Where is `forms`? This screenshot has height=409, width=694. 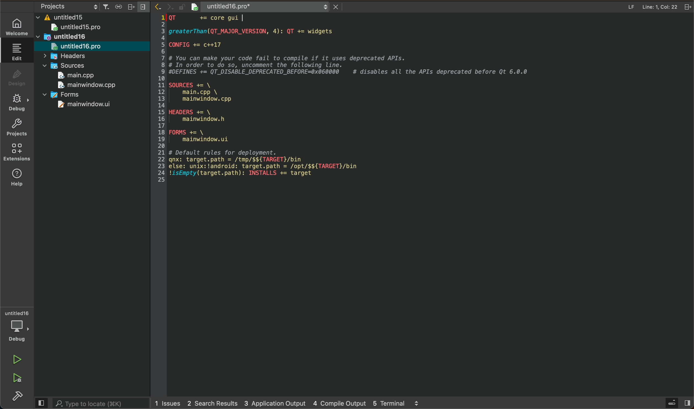
forms is located at coordinates (66, 94).